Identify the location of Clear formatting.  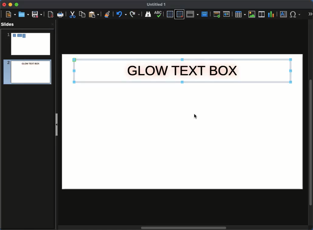
(107, 14).